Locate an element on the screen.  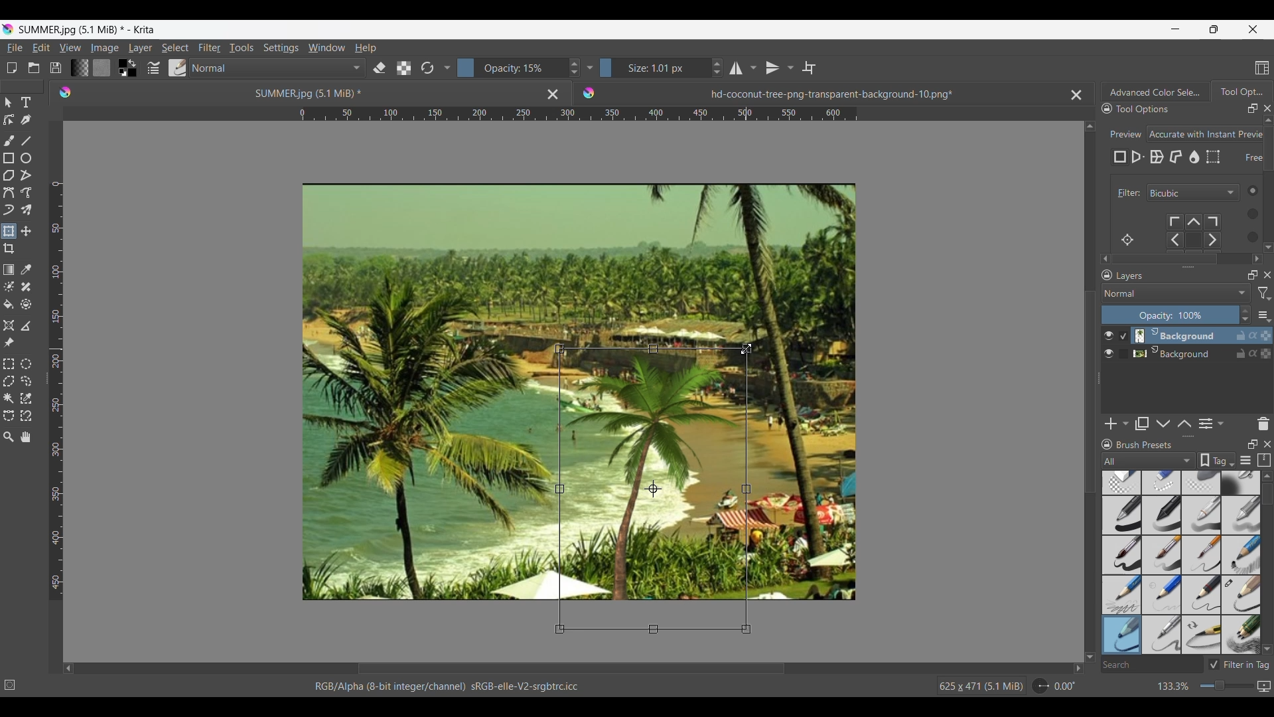
Transform tool is located at coordinates (8, 231).